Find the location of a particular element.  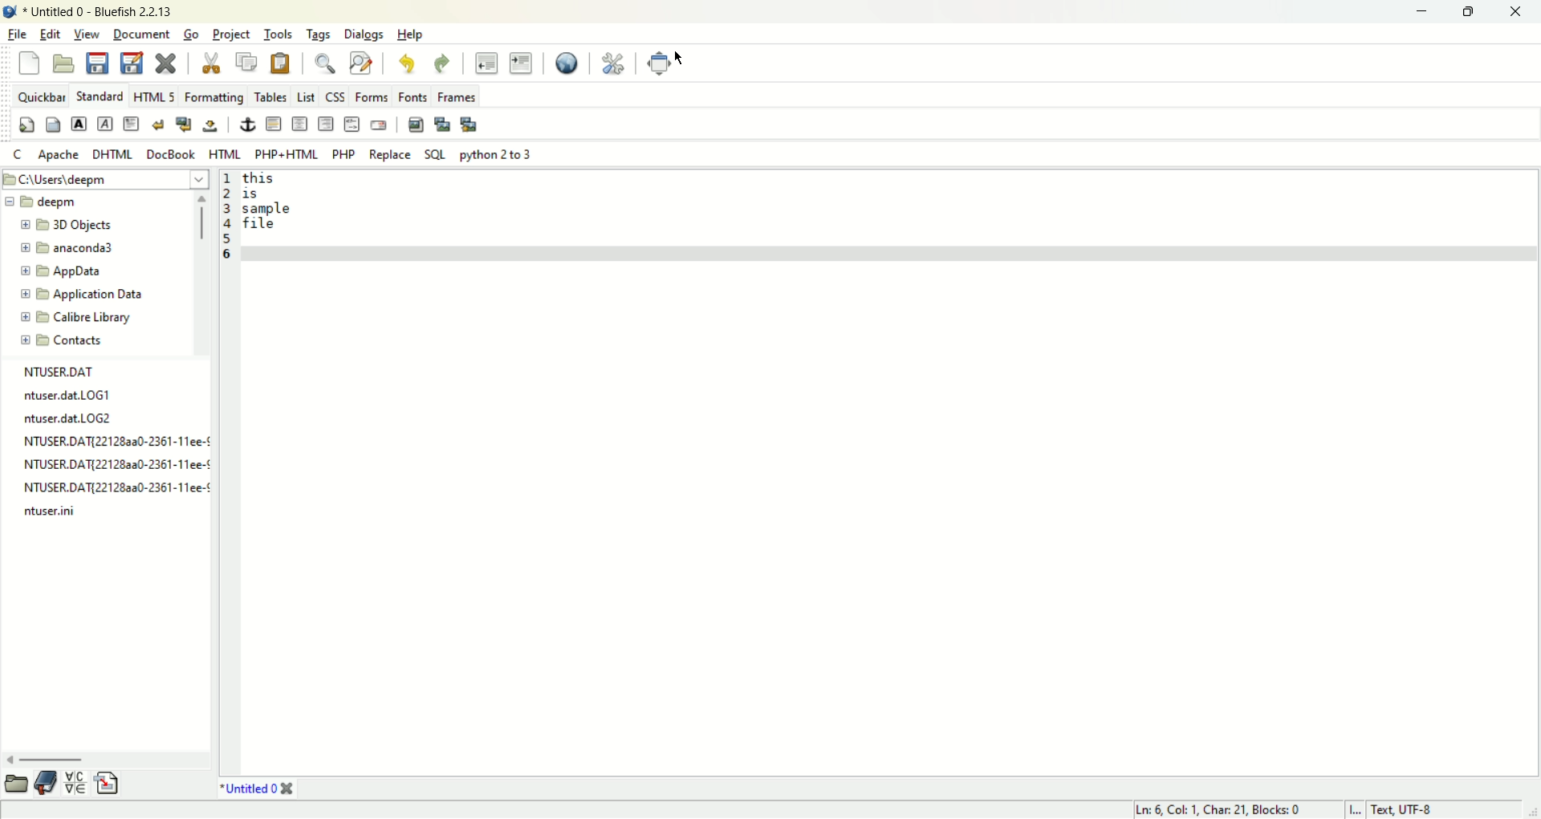

new is located at coordinates (30, 62).